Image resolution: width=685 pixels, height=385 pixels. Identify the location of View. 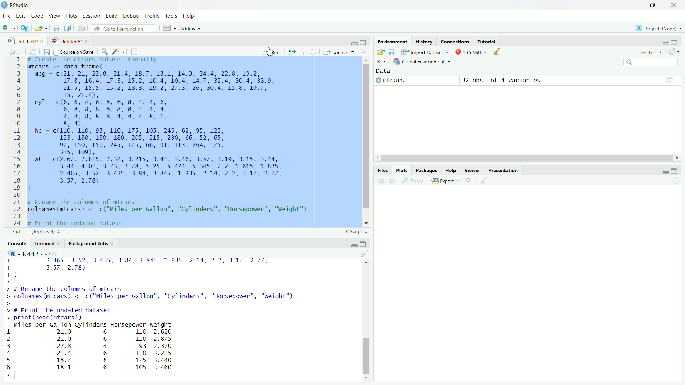
(54, 16).